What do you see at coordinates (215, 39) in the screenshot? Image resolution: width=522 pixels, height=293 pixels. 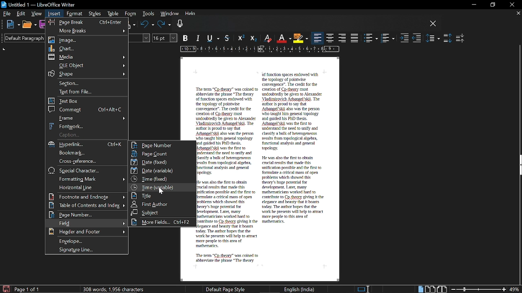 I see `Underline` at bounding box center [215, 39].